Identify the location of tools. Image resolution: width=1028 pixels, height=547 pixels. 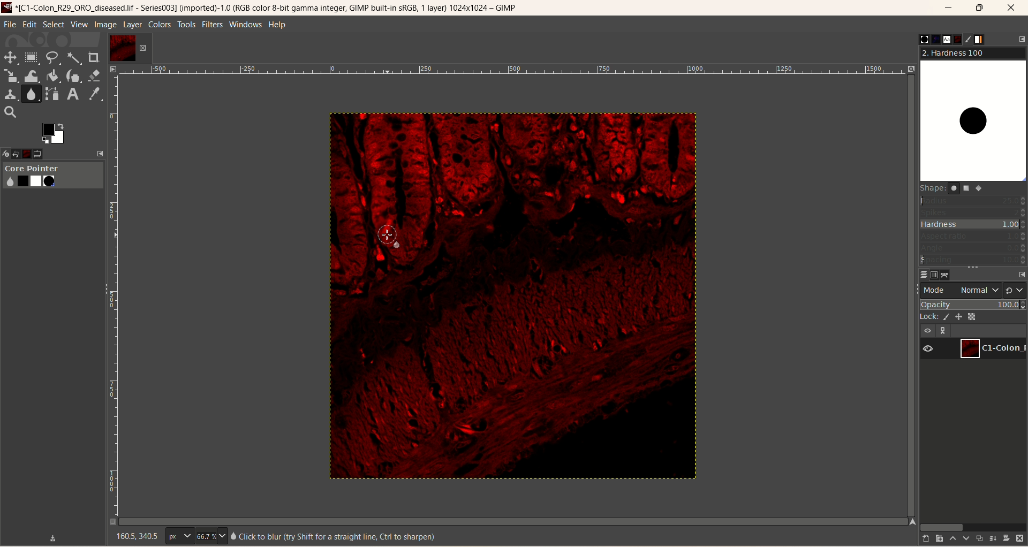
(187, 25).